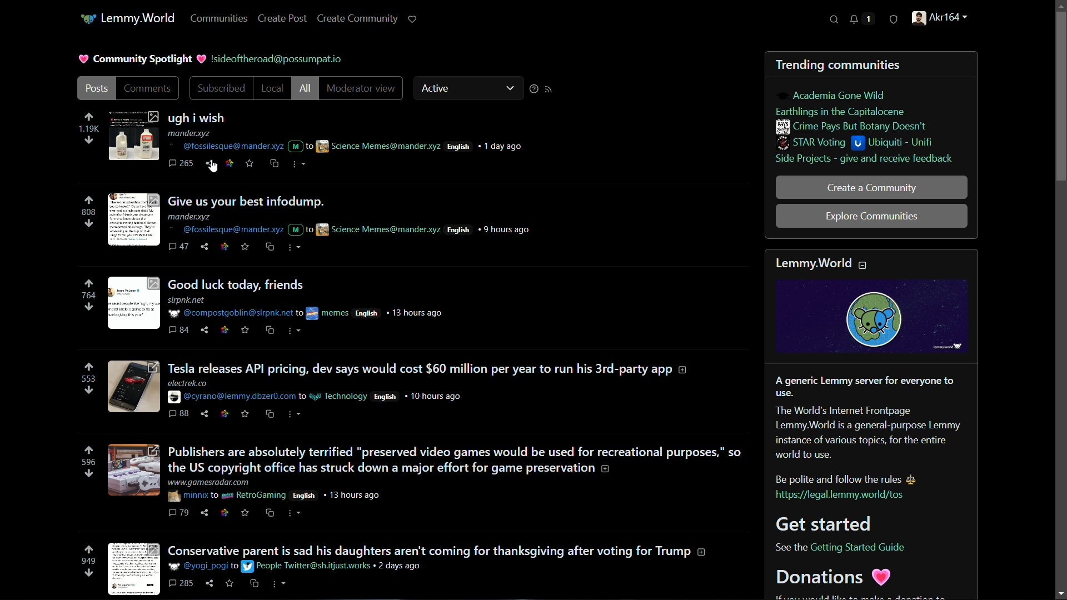  What do you see at coordinates (88, 391) in the screenshot?
I see `downvote` at bounding box center [88, 391].